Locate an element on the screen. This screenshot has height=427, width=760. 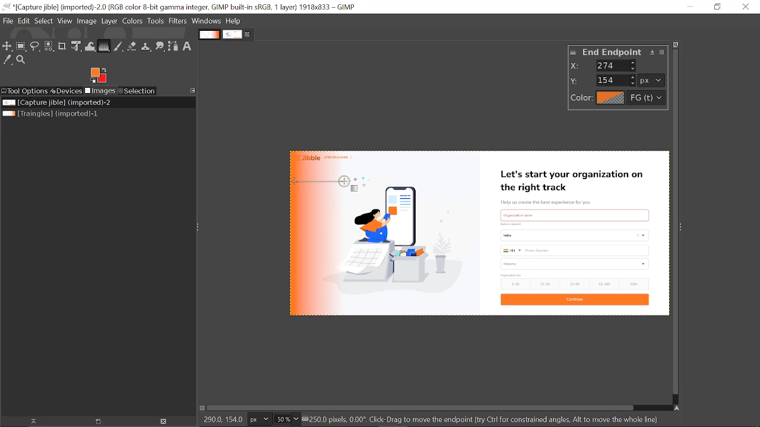
Current tab is located at coordinates (233, 34).